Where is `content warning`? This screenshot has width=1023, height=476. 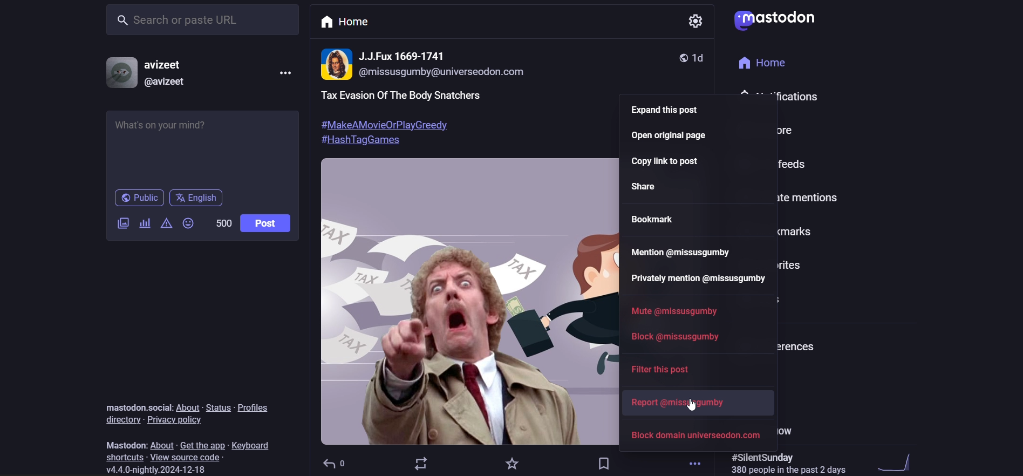
content warning is located at coordinates (166, 224).